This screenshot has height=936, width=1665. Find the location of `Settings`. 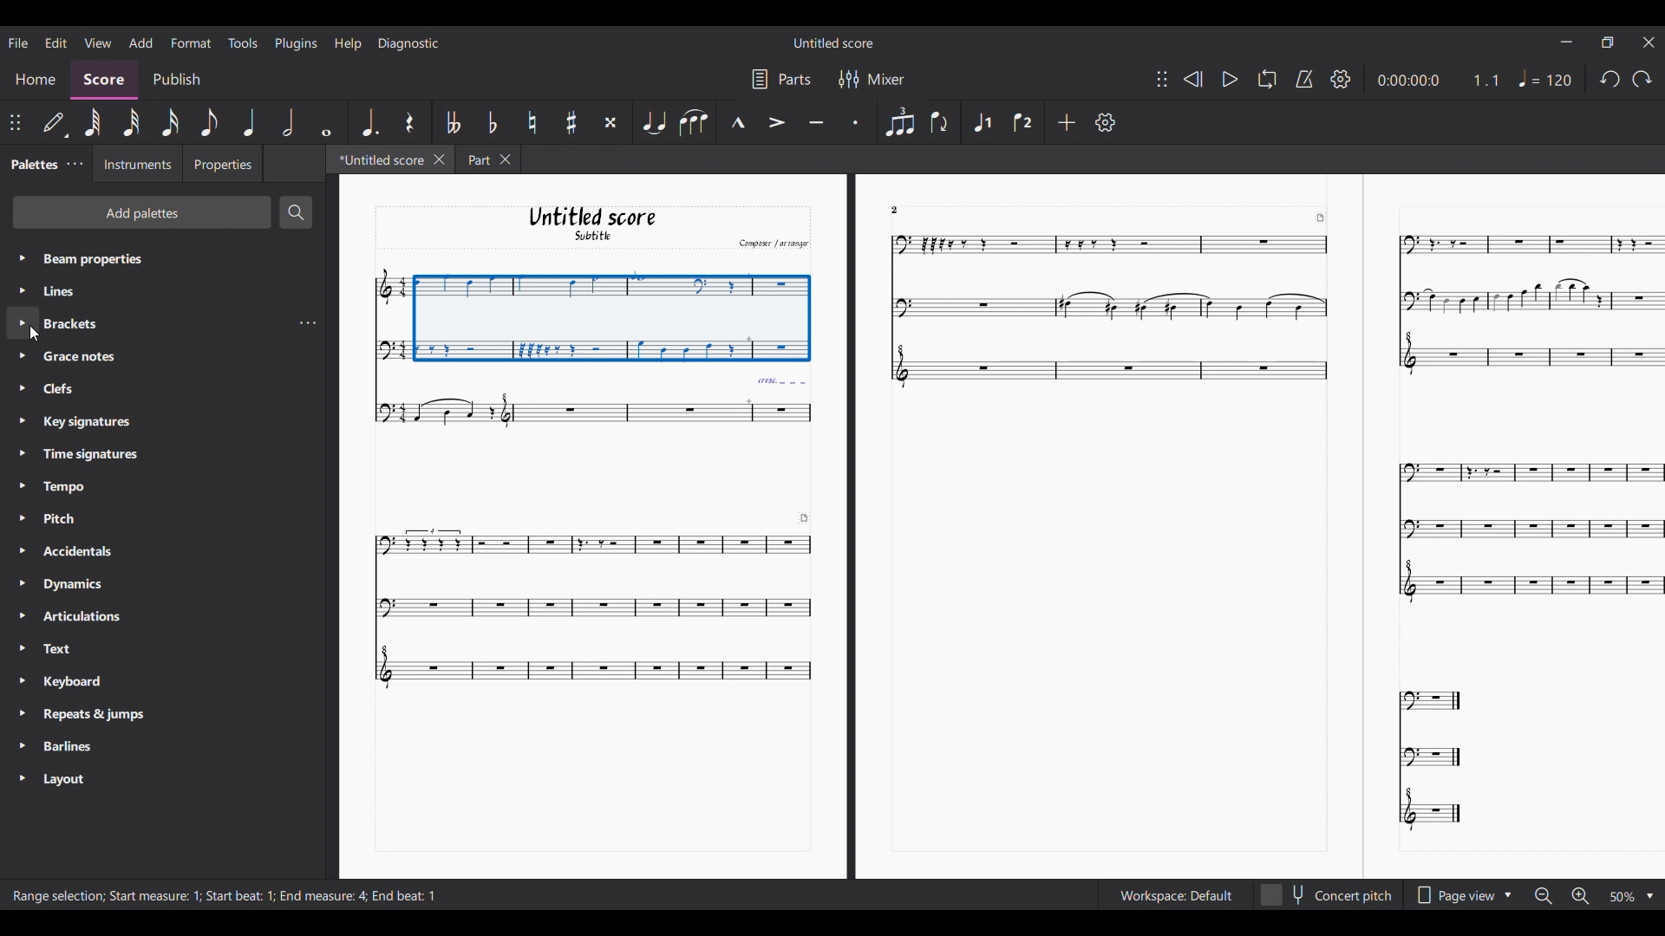

Settings is located at coordinates (1105, 122).